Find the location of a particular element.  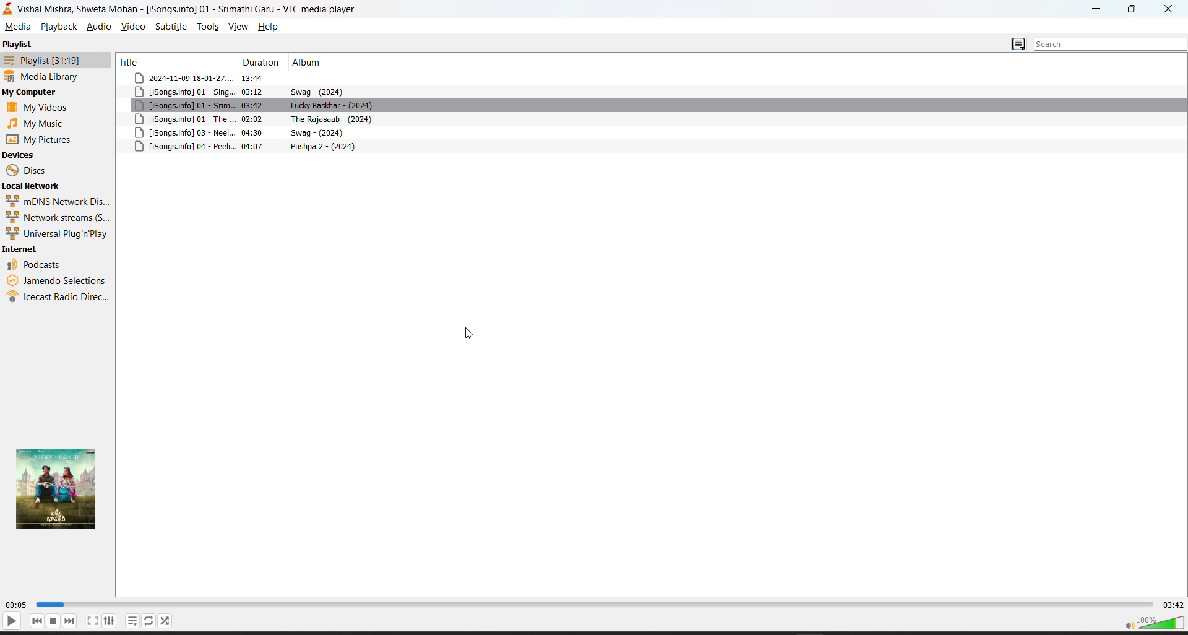

vlc logo is located at coordinates (9, 8).